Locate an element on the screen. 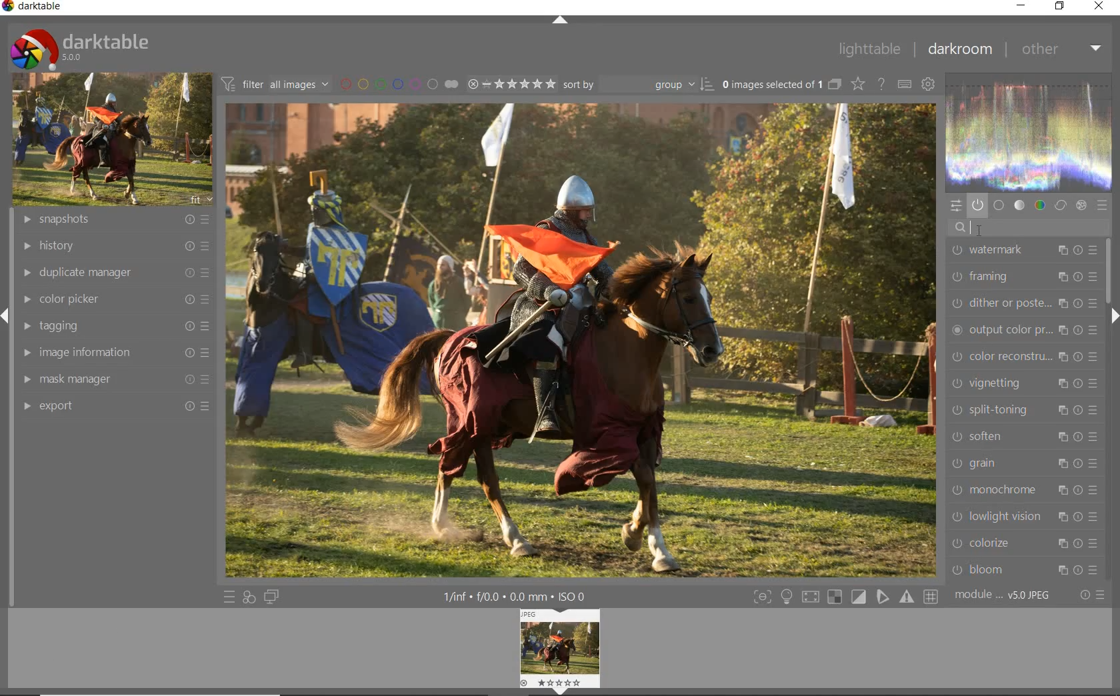 The image size is (1120, 696). output color preset is located at coordinates (1024, 327).